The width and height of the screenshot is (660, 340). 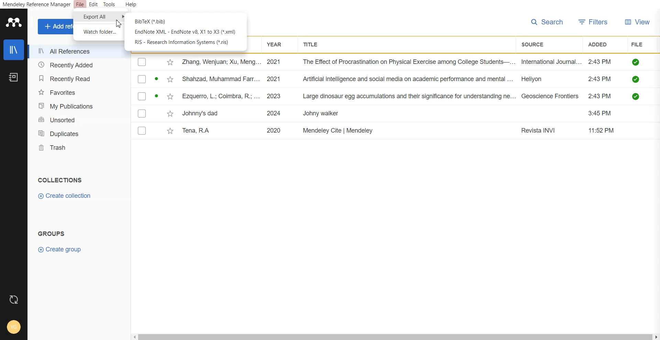 I want to click on Zhang, Wenjuan; Xu, Meng..., so click(x=221, y=62).